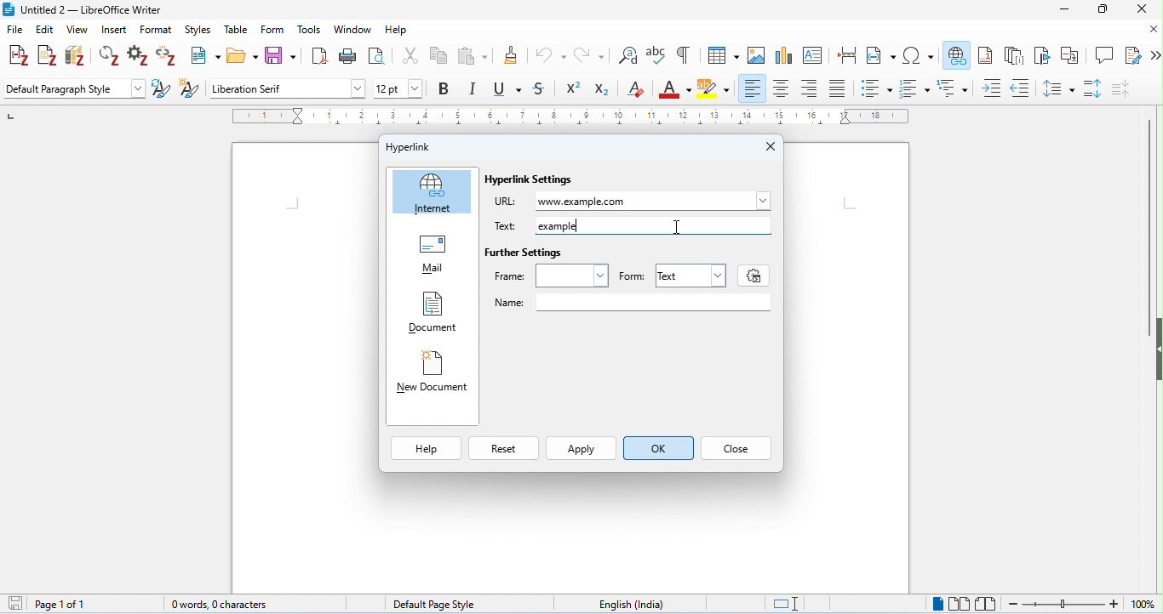 This screenshot has height=614, width=1163. Describe the element at coordinates (166, 57) in the screenshot. I see `unlink citations` at that location.